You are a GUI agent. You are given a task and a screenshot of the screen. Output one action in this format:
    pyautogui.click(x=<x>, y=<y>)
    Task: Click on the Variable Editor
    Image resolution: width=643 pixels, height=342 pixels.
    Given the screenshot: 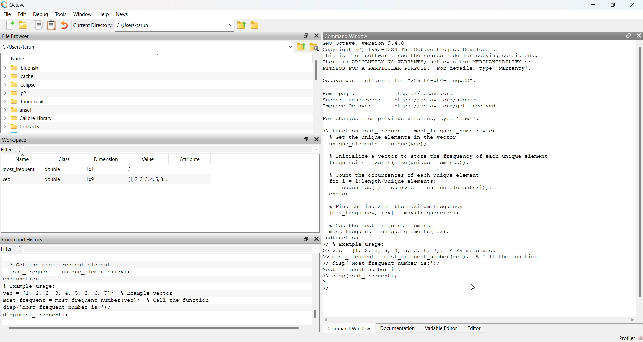 What is the action you would take?
    pyautogui.click(x=441, y=328)
    